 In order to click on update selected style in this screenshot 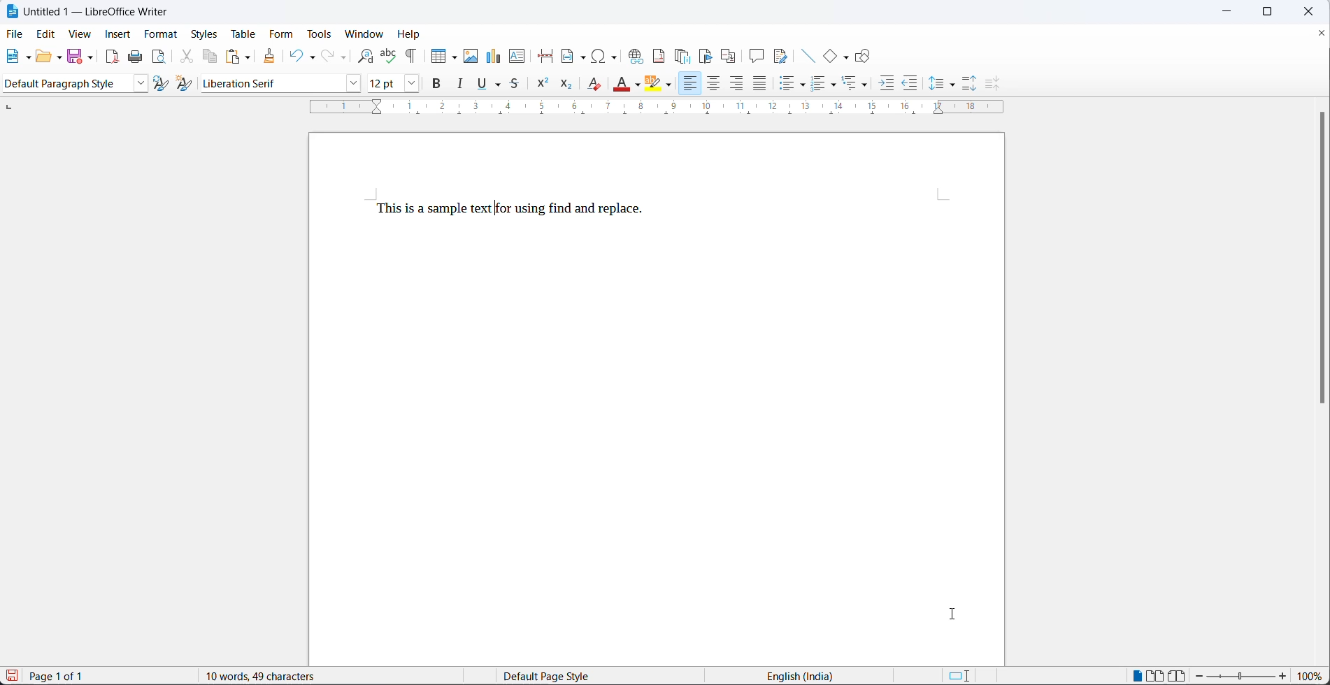, I will do `click(162, 84)`.